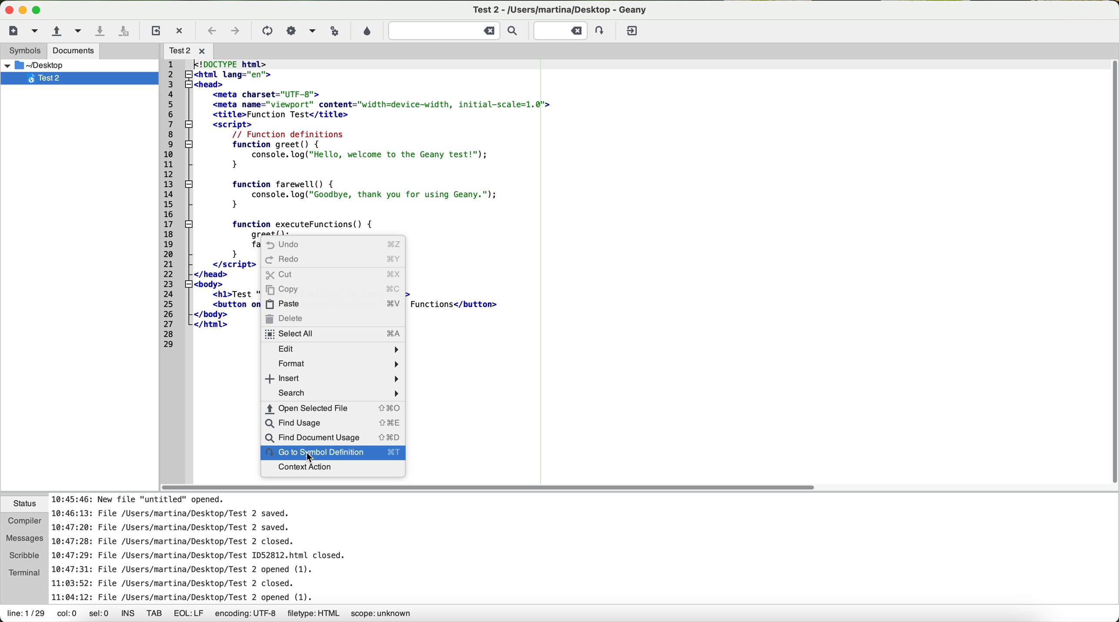  I want to click on jump to the entered line numbered, so click(571, 30).